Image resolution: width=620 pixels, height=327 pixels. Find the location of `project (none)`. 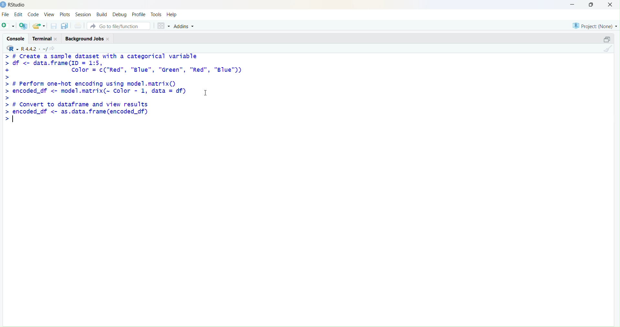

project (none) is located at coordinates (595, 26).